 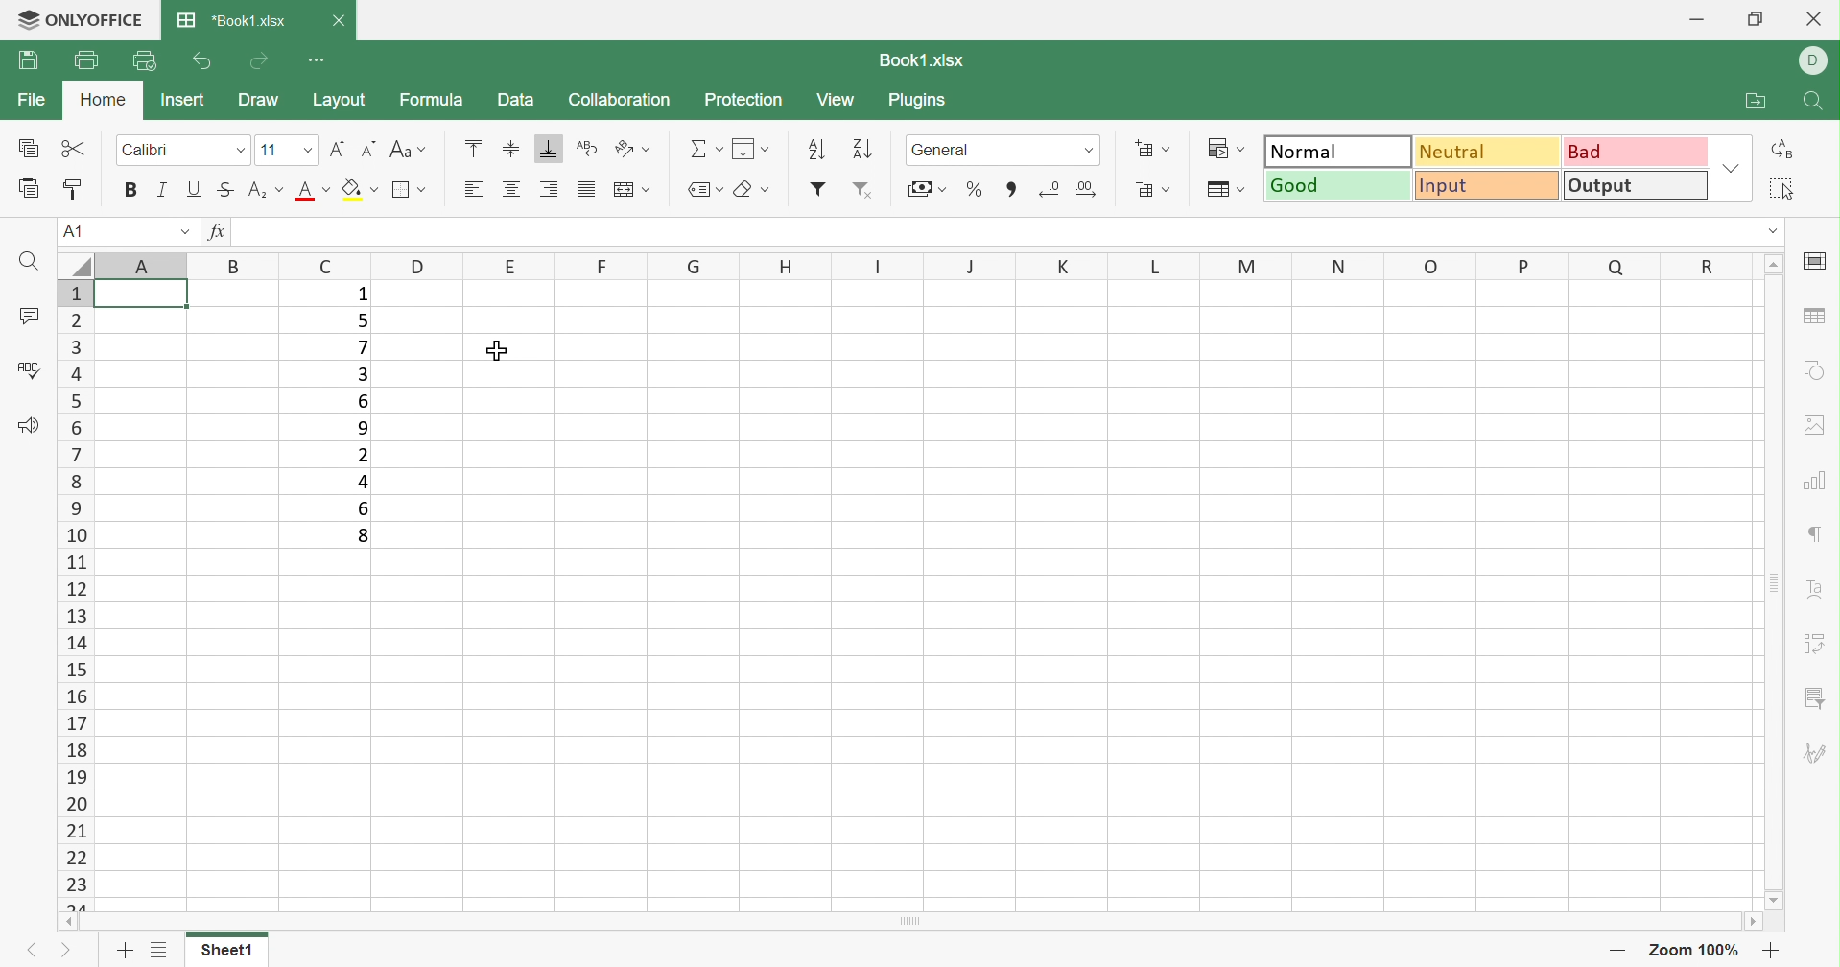 I want to click on Drop Down, so click(x=1089, y=150).